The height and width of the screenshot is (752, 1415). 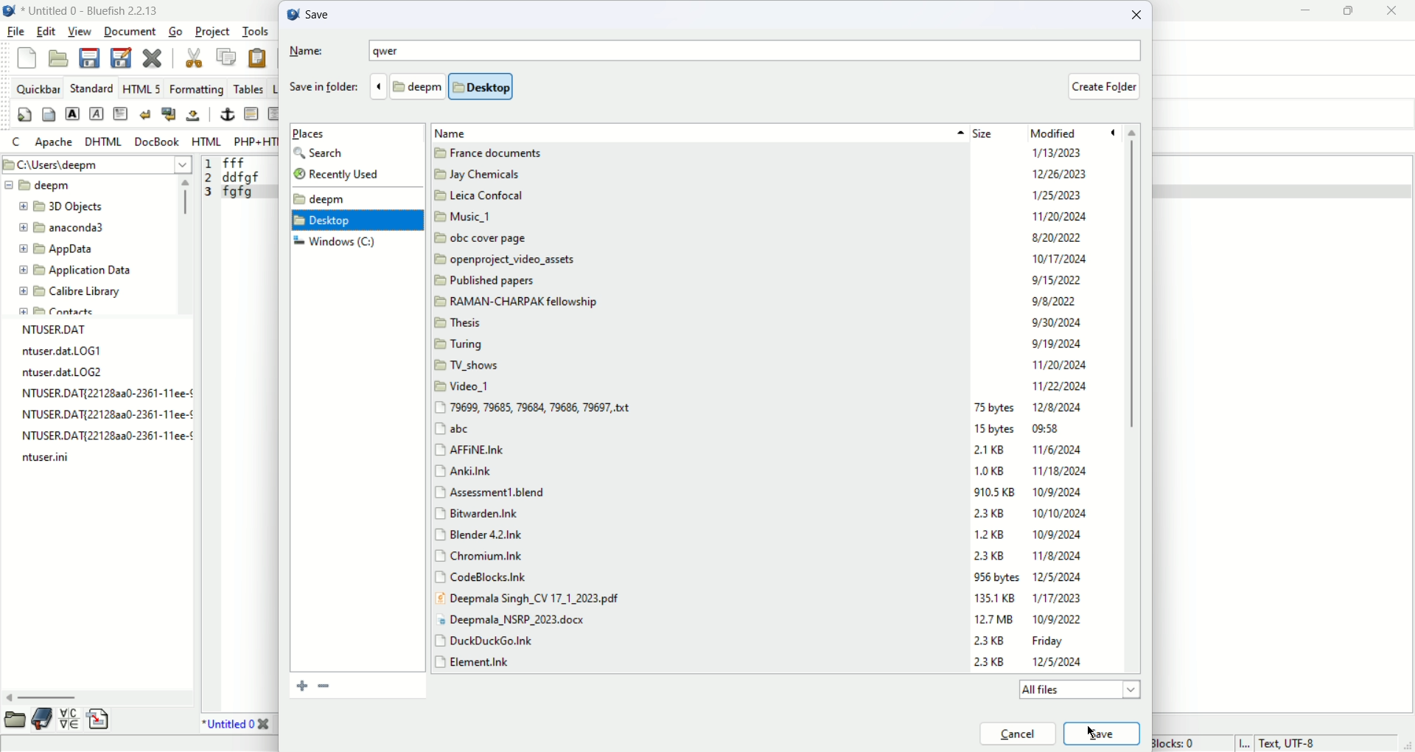 I want to click on formatting, so click(x=197, y=88).